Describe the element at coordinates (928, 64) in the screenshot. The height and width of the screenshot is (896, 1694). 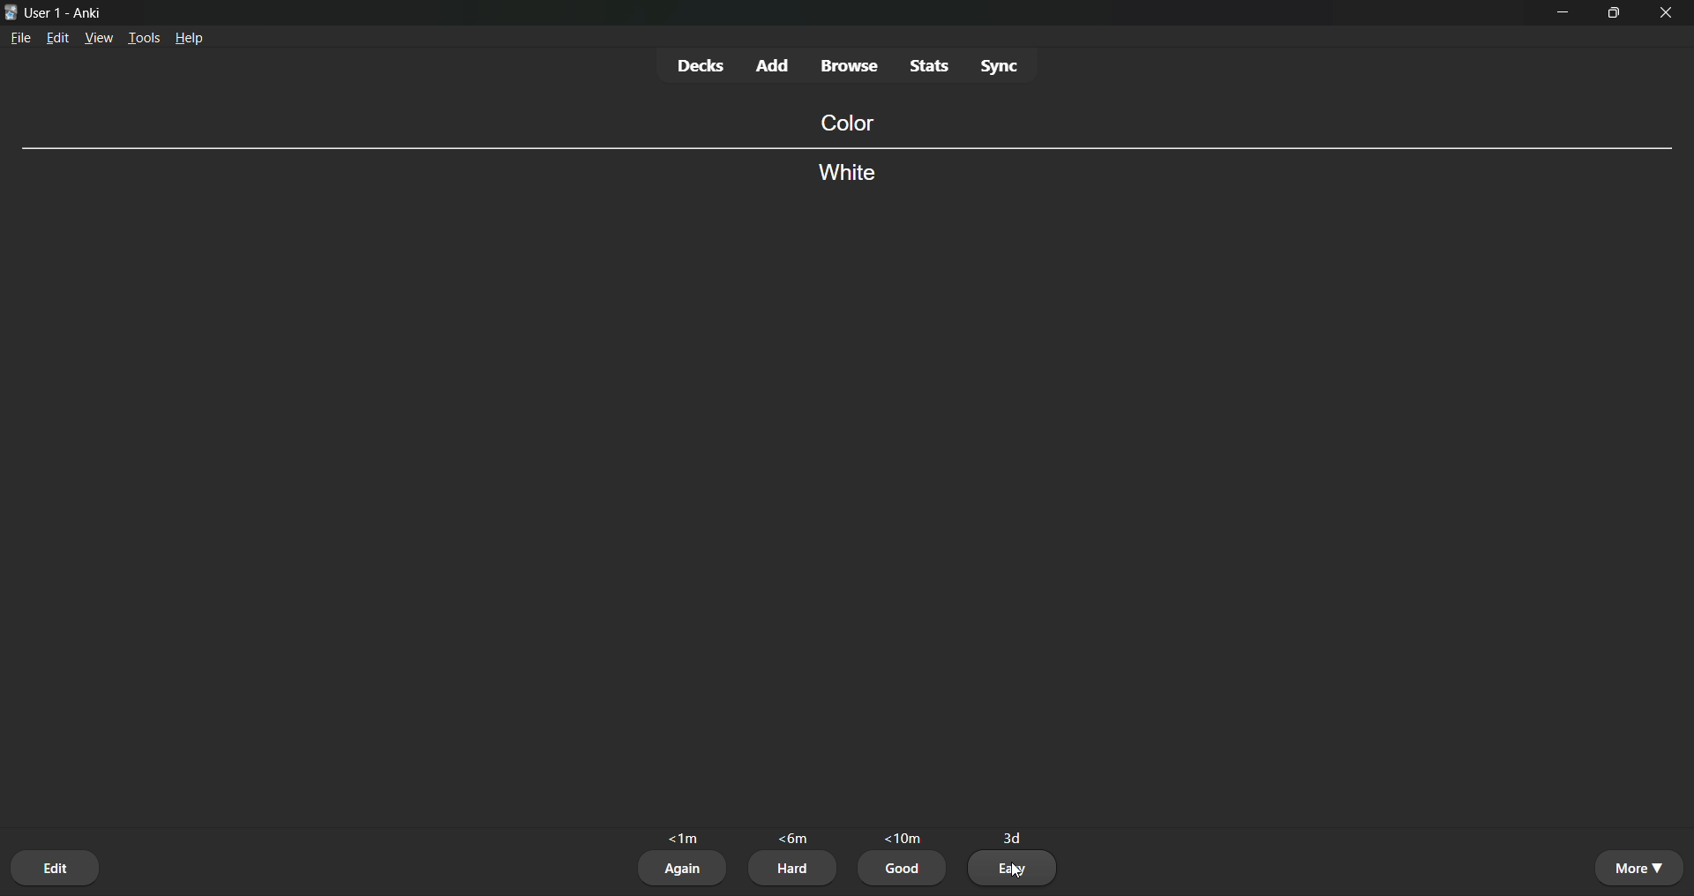
I see `stats` at that location.